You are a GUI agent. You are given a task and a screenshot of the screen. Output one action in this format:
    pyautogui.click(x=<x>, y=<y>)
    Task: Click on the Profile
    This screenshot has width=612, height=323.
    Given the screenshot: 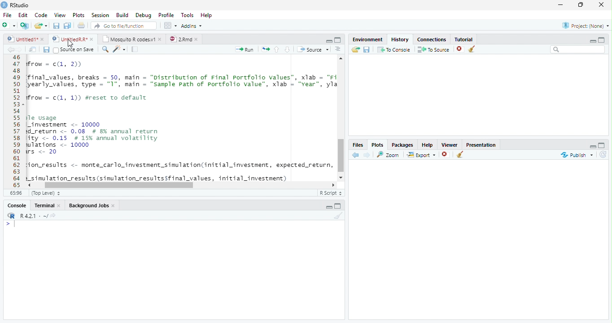 What is the action you would take?
    pyautogui.click(x=166, y=15)
    